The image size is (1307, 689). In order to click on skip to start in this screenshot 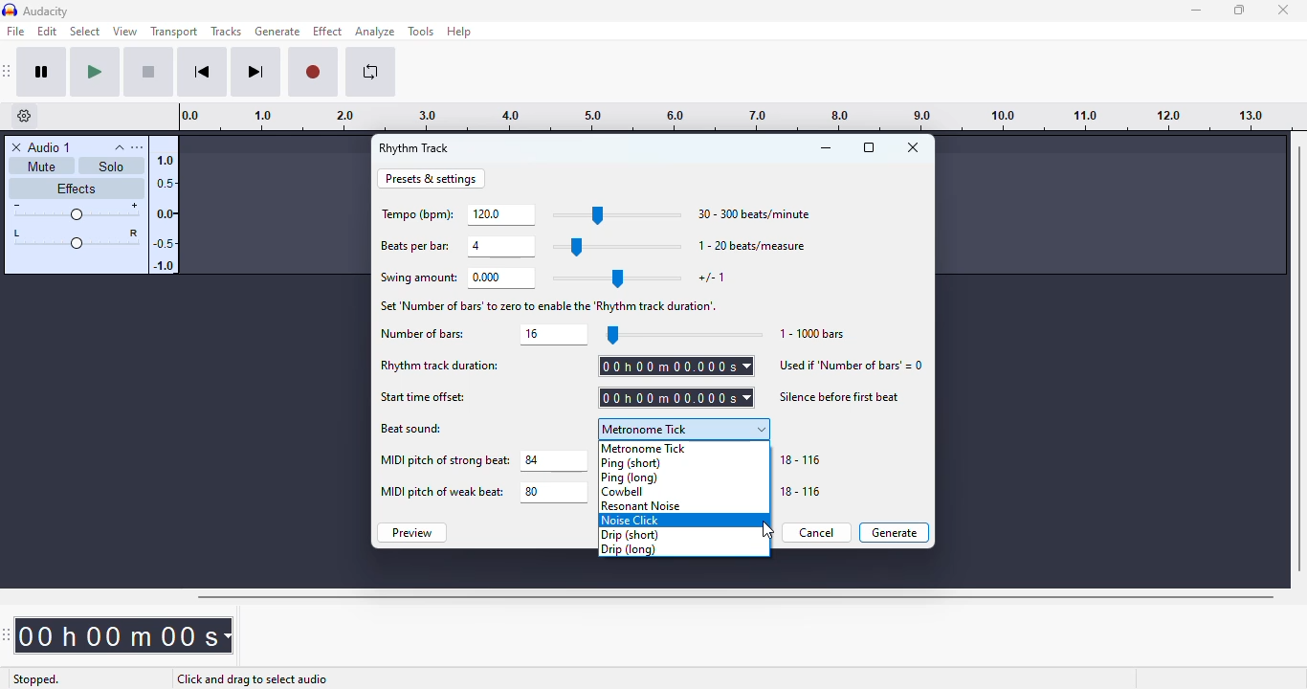, I will do `click(203, 72)`.